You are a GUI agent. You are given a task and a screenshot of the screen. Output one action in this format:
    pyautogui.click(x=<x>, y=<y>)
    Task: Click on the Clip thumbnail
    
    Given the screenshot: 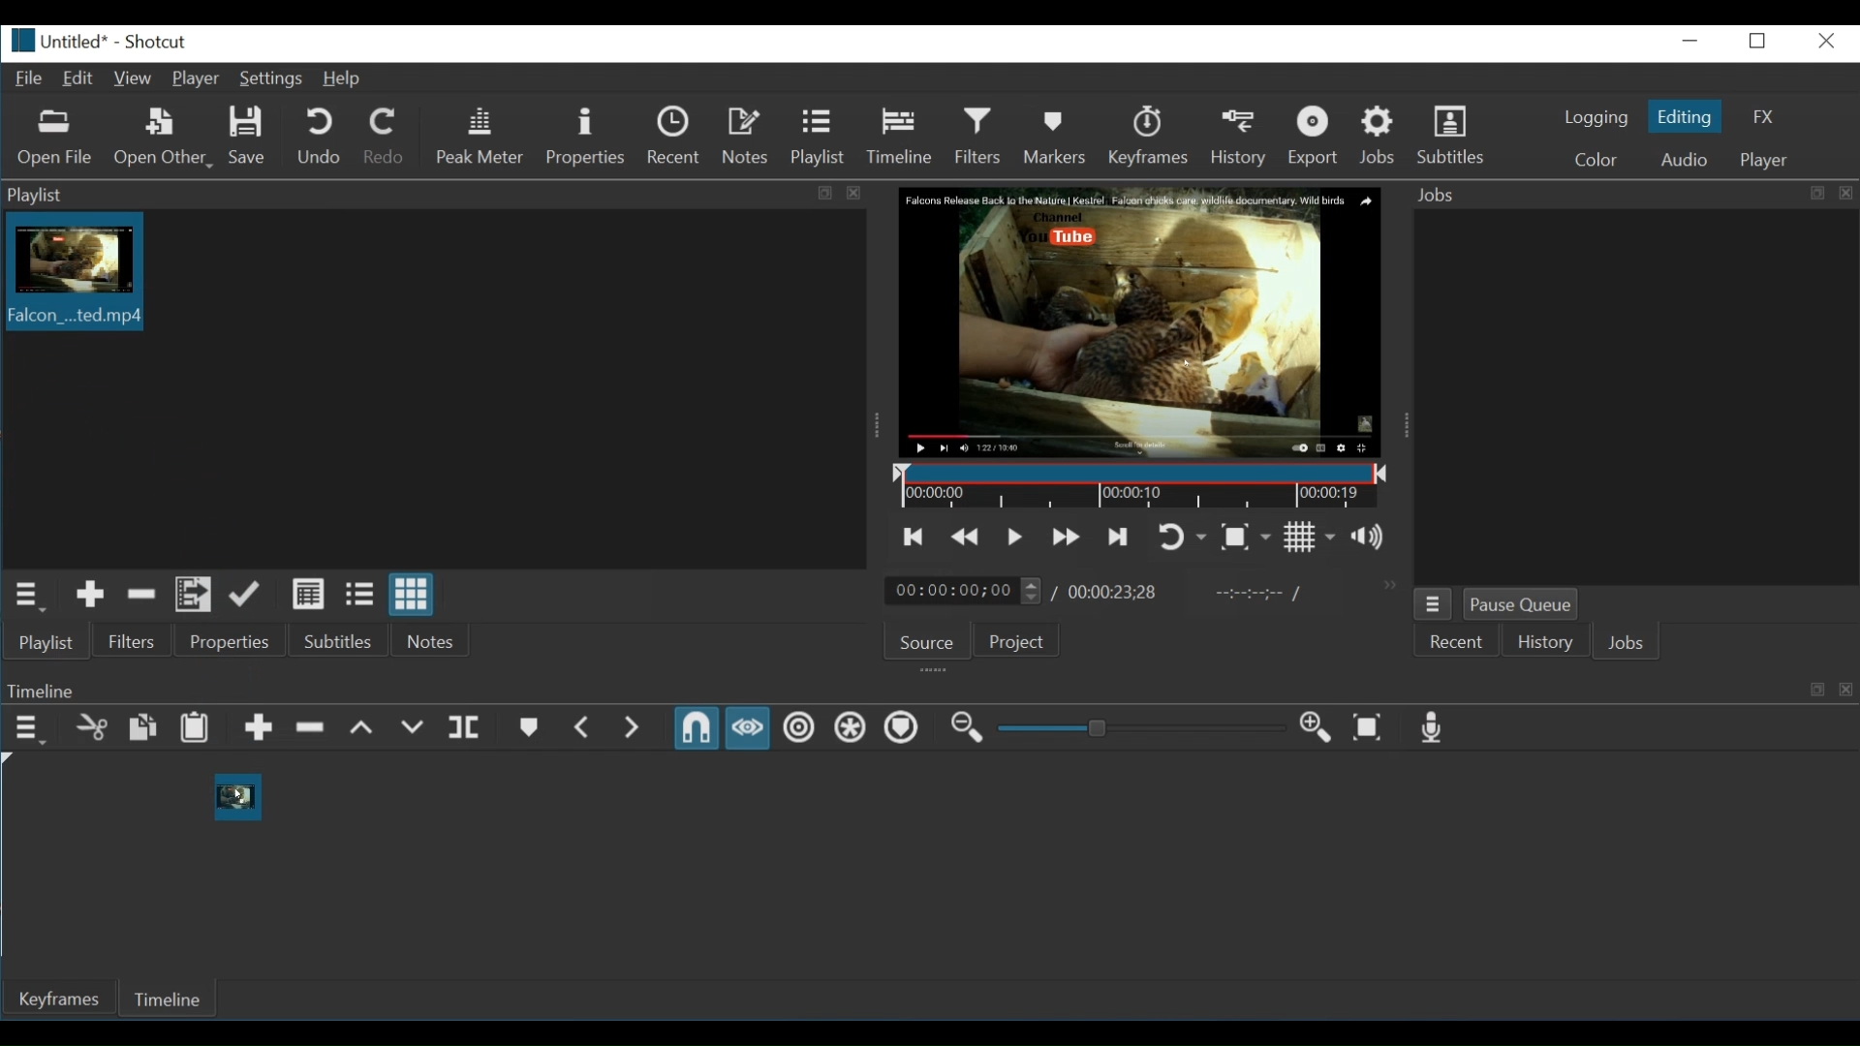 What is the action you would take?
    pyautogui.click(x=73, y=271)
    